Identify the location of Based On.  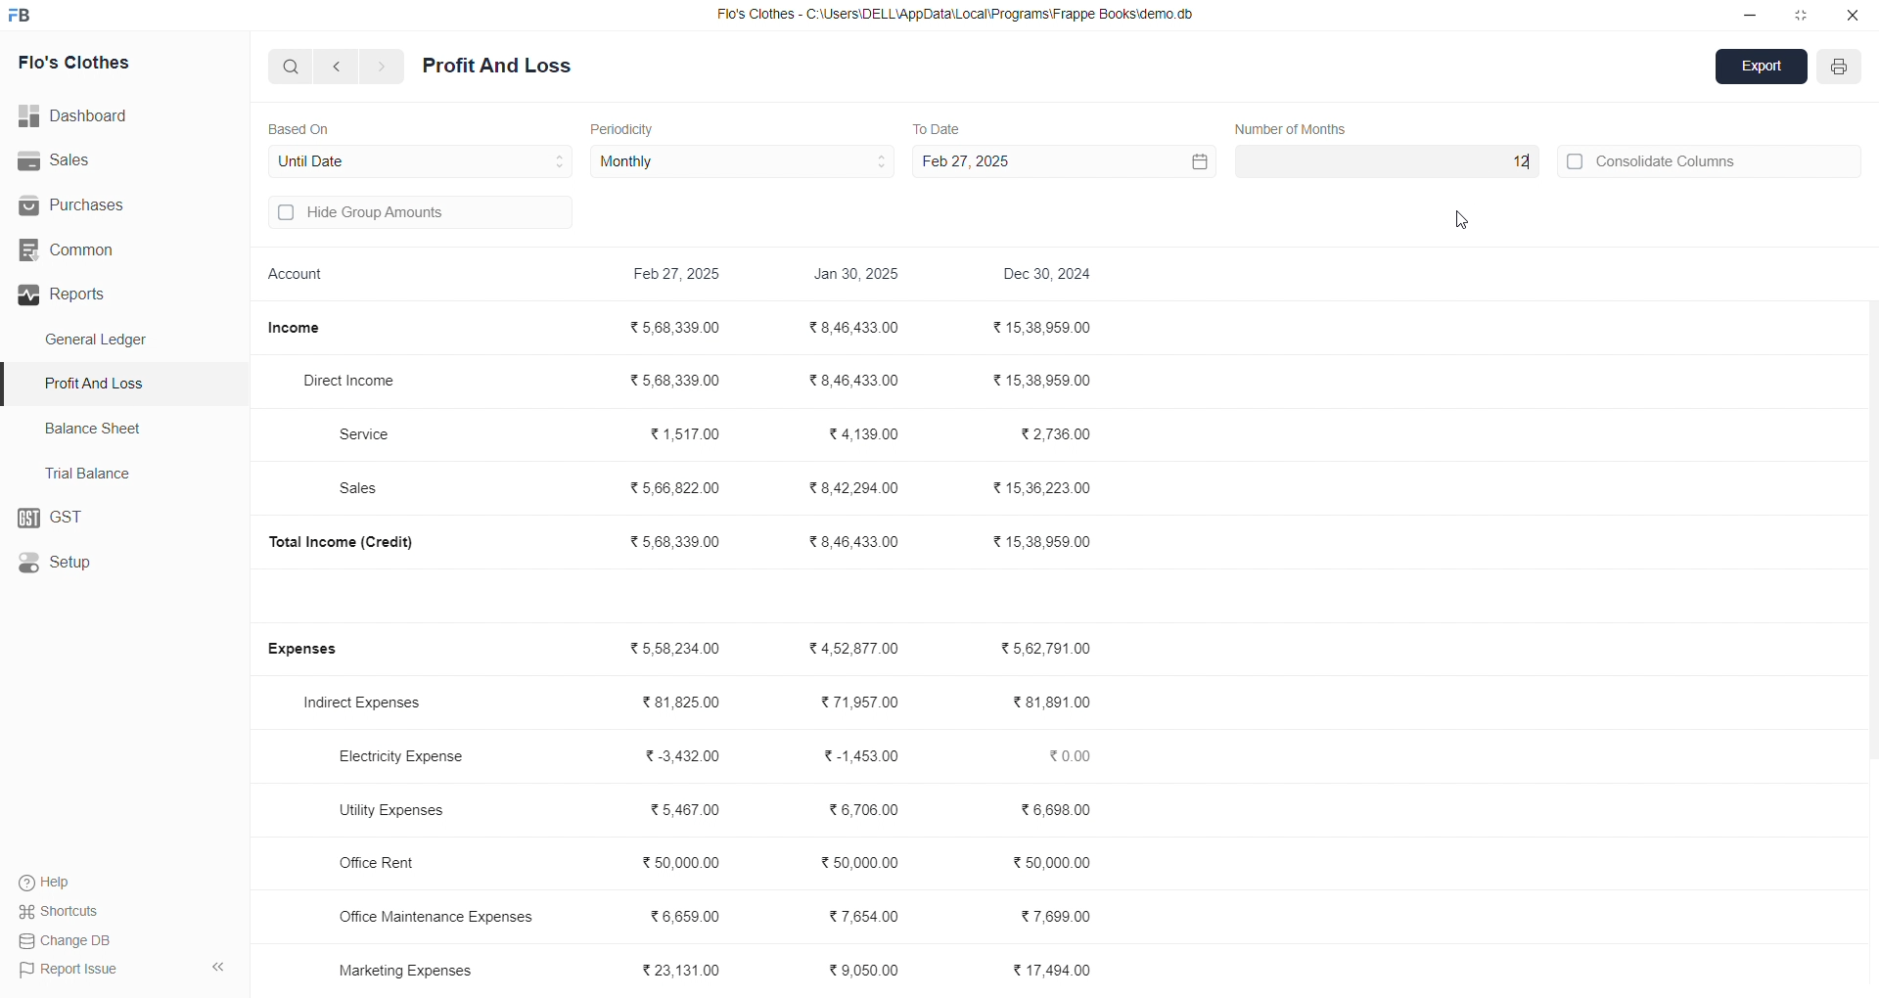
(303, 127).